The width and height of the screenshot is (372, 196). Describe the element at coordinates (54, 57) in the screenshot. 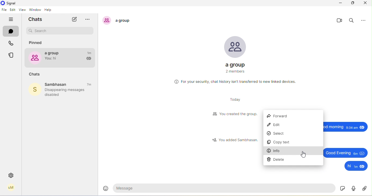

I see `a group` at that location.